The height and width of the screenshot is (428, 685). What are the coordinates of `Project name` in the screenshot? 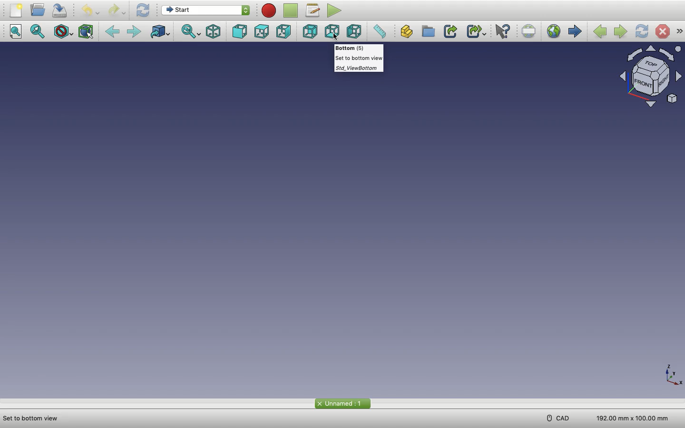 It's located at (342, 403).